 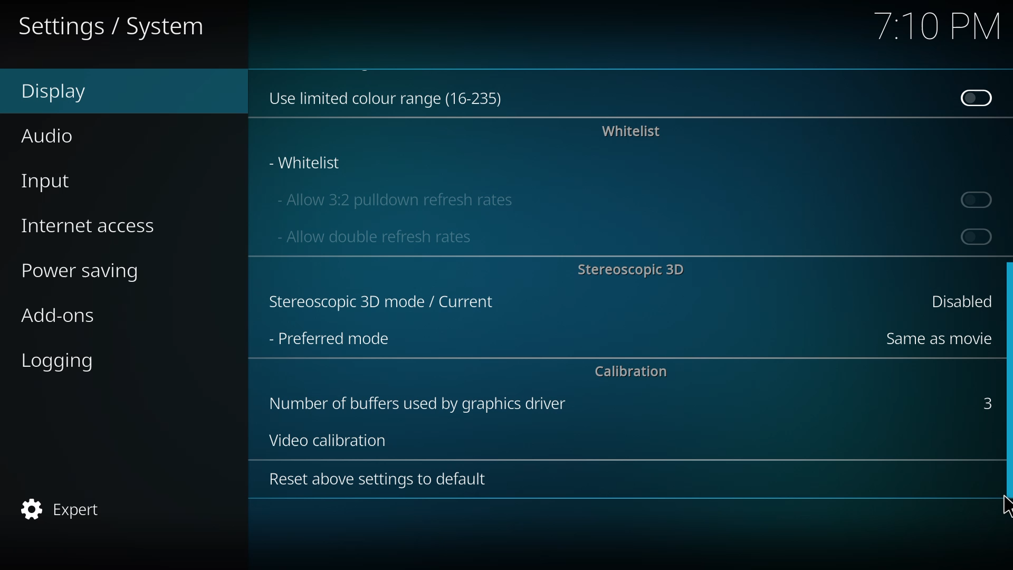 I want to click on expert, so click(x=62, y=510).